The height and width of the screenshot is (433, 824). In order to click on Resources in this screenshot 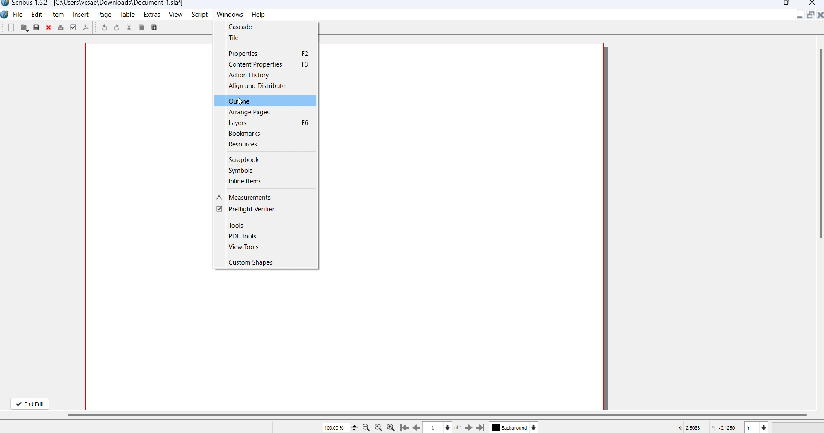, I will do `click(249, 145)`.